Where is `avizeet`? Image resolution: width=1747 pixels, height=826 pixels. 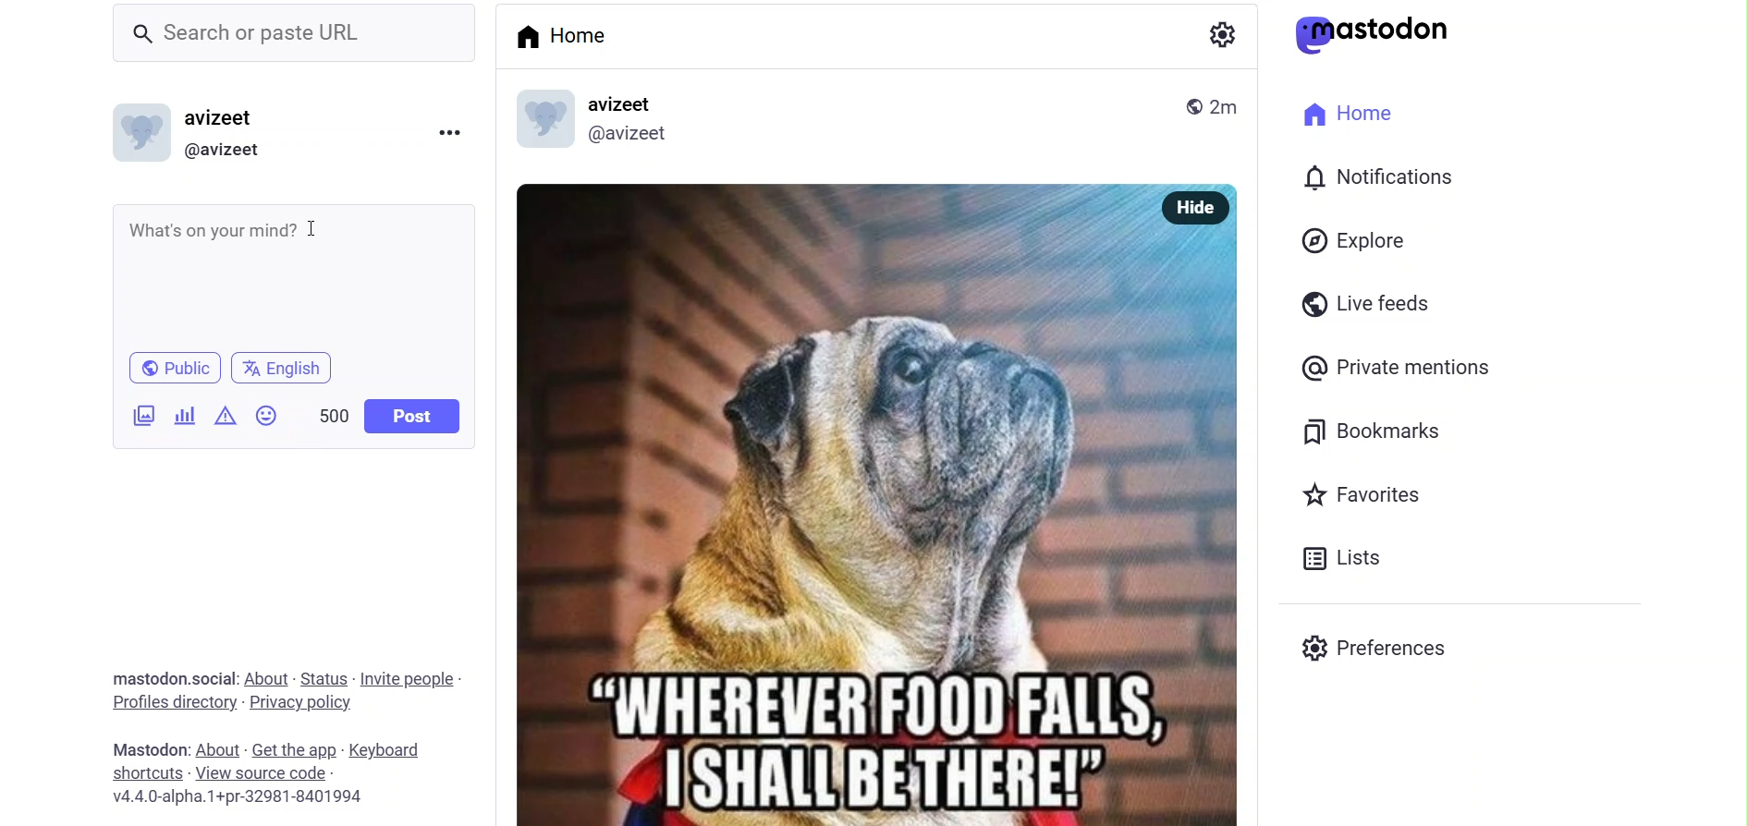
avizeet is located at coordinates (639, 103).